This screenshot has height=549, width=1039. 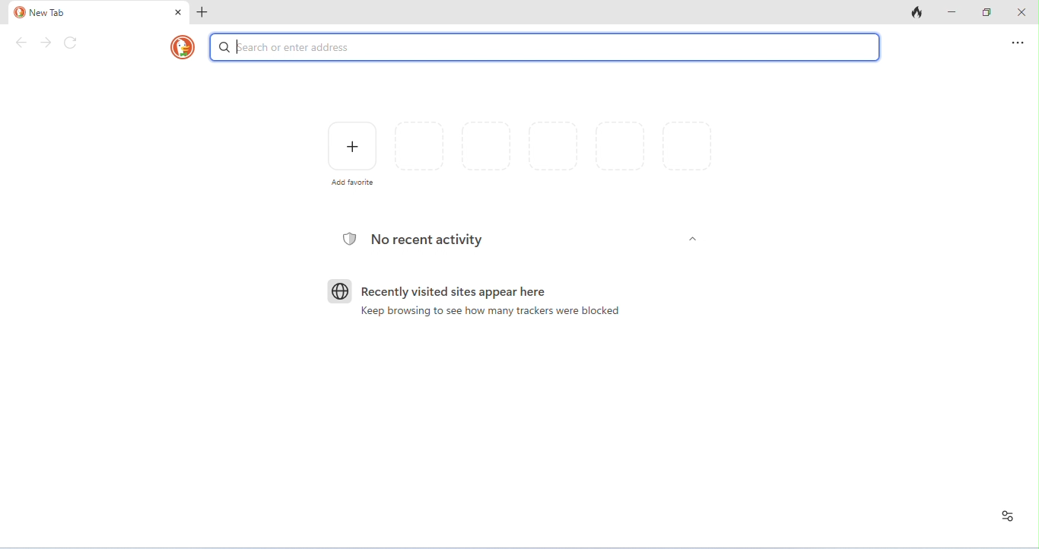 I want to click on close tabs and clear data, so click(x=917, y=11).